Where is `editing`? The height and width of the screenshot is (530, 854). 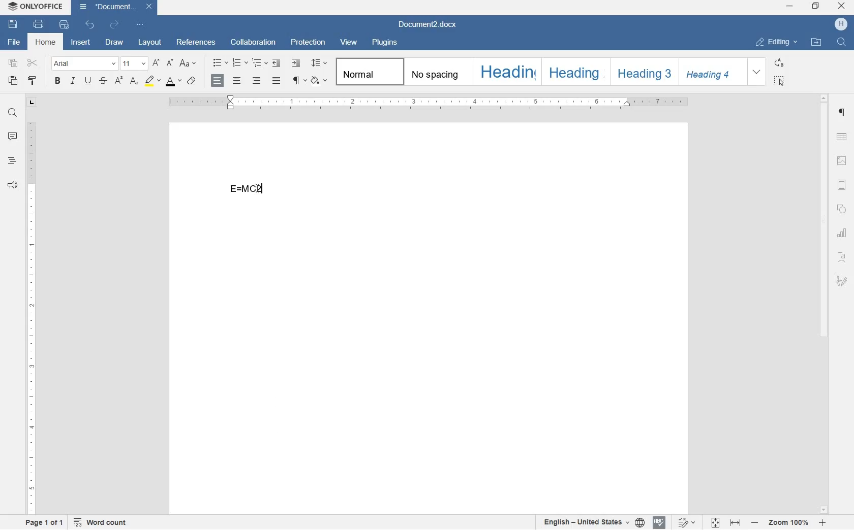
editing is located at coordinates (775, 42).